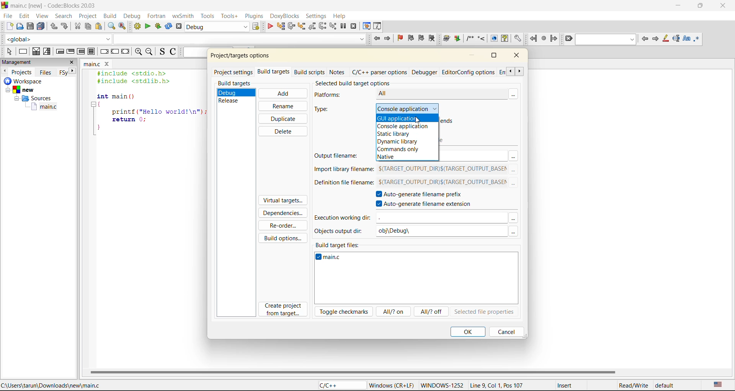 The height and width of the screenshot is (391, 735). Describe the element at coordinates (430, 311) in the screenshot. I see `all/?off` at that location.